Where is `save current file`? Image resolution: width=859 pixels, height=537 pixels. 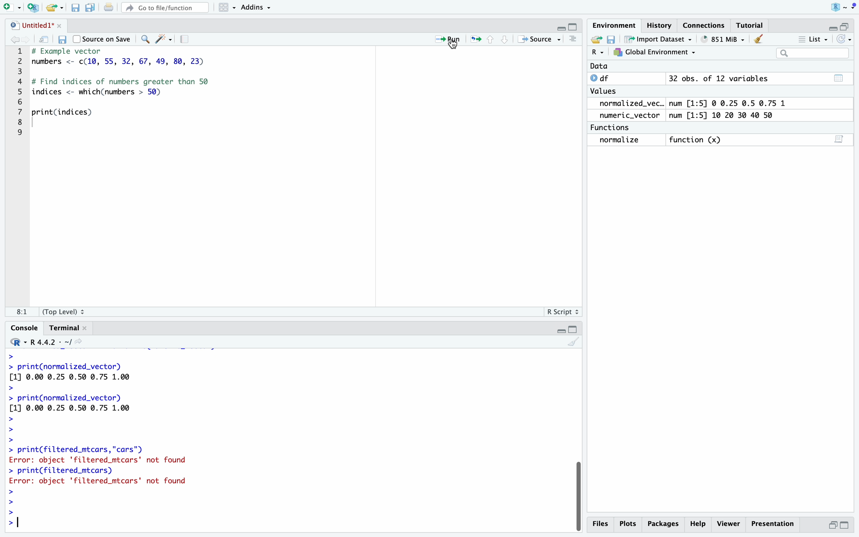
save current file is located at coordinates (74, 7).